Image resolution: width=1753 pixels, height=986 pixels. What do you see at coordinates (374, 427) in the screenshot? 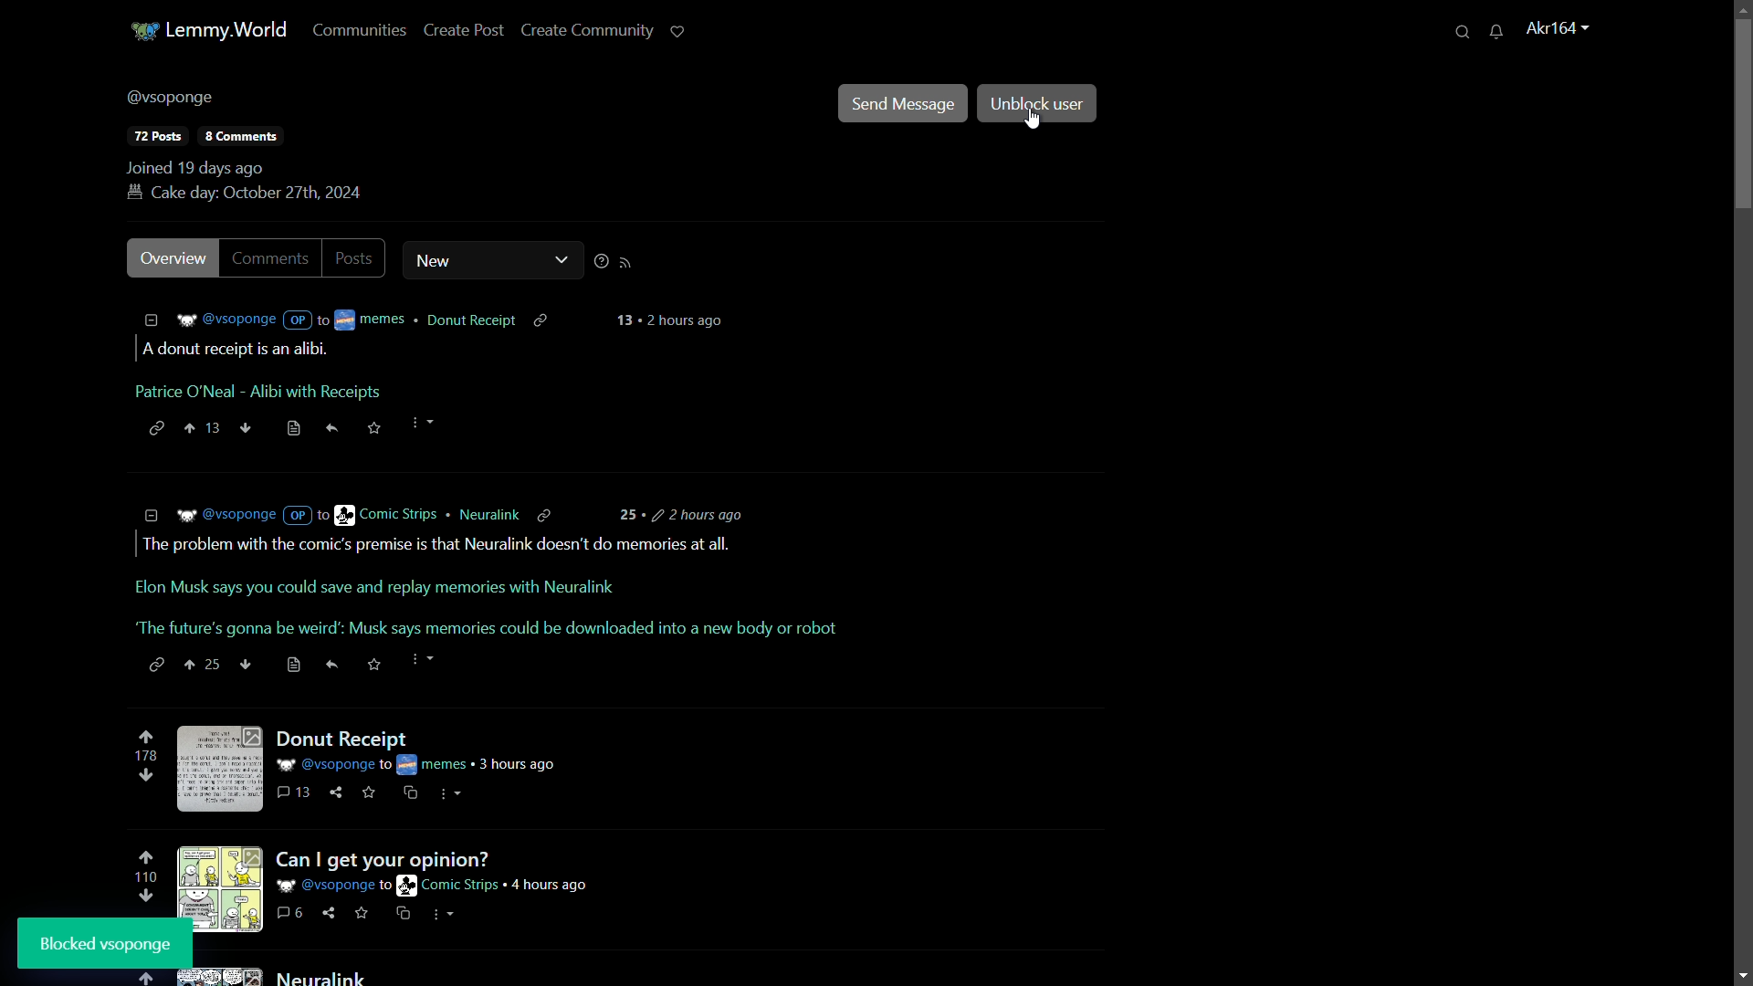
I see `save` at bounding box center [374, 427].